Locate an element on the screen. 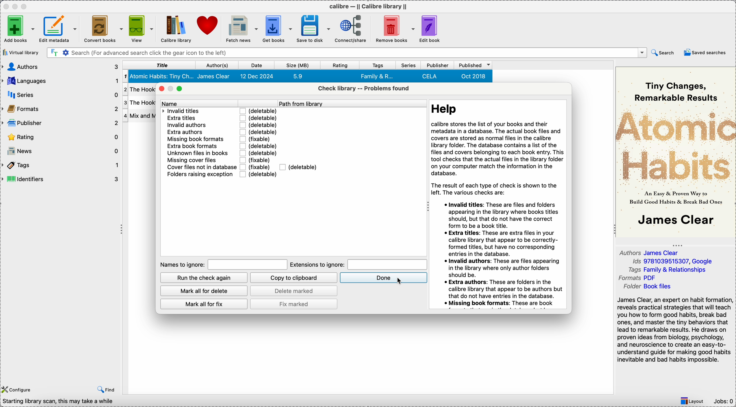  series is located at coordinates (407, 65).